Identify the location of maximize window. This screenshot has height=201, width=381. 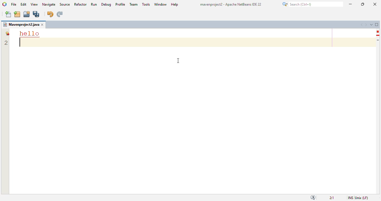
(377, 24).